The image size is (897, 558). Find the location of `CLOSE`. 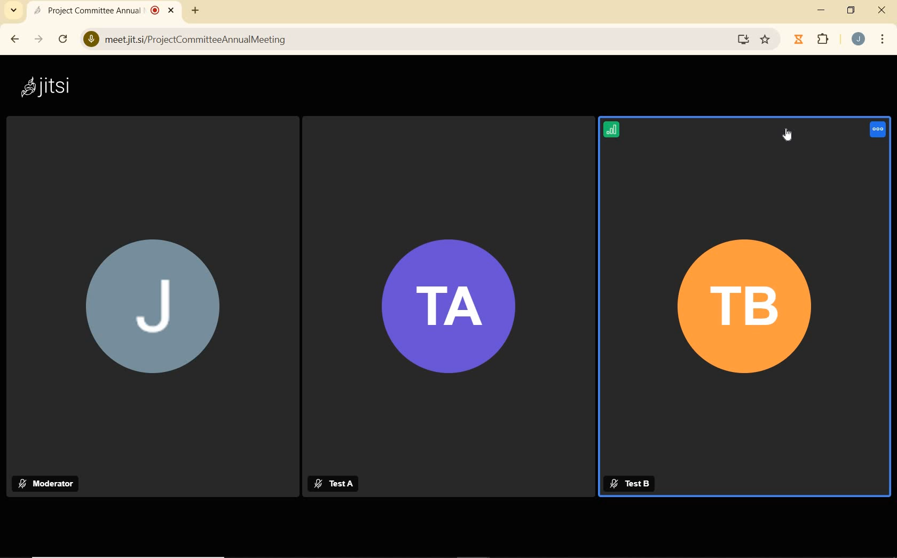

CLOSE is located at coordinates (883, 10).